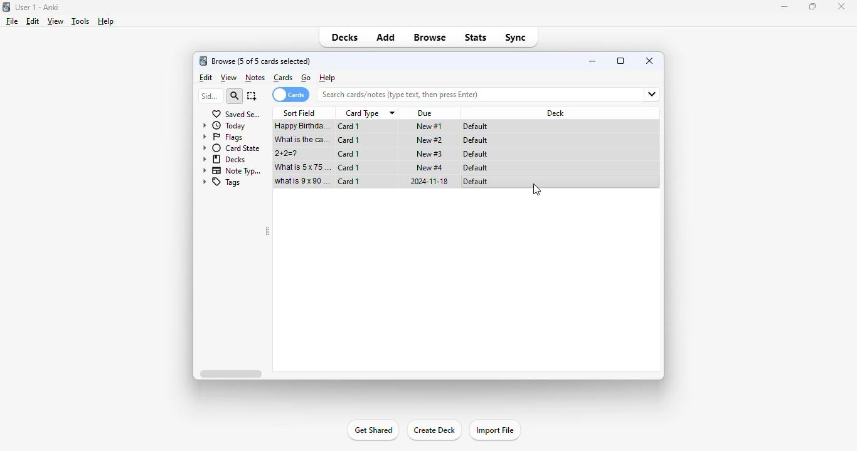  Describe the element at coordinates (229, 78) in the screenshot. I see `view` at that location.